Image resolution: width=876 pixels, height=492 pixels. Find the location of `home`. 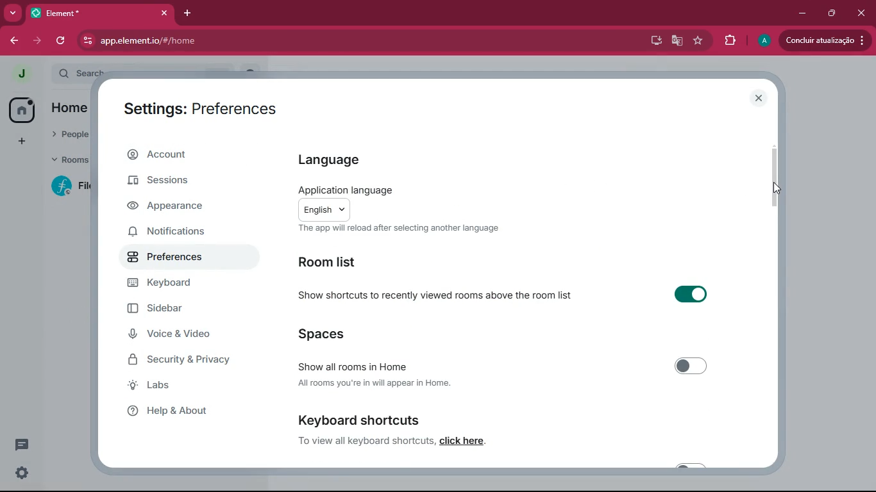

home is located at coordinates (20, 110).